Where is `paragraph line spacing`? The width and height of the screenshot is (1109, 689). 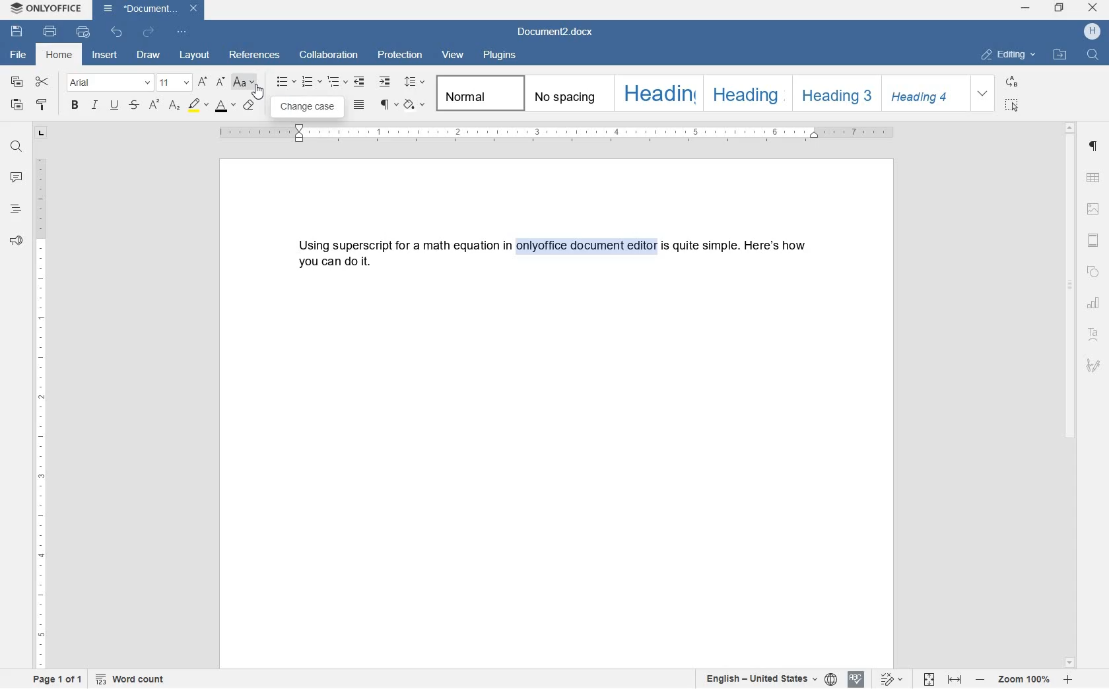
paragraph line spacing is located at coordinates (414, 81).